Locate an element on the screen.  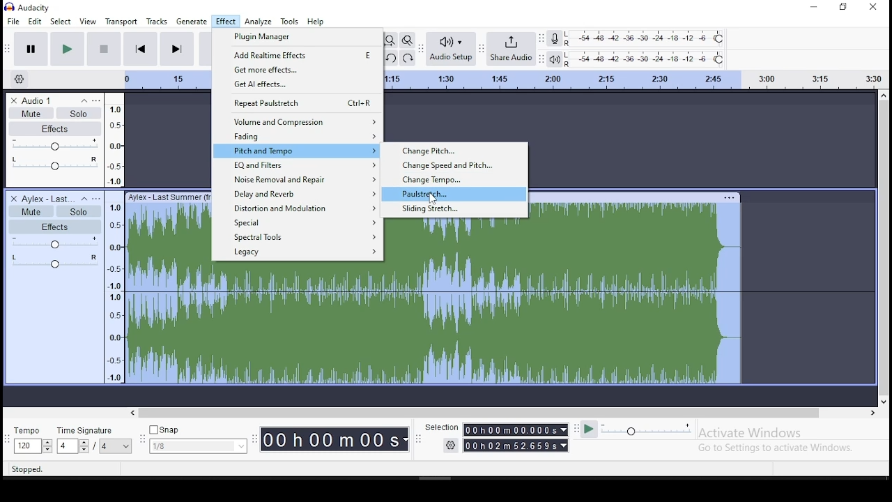
time signature is located at coordinates (95, 441).